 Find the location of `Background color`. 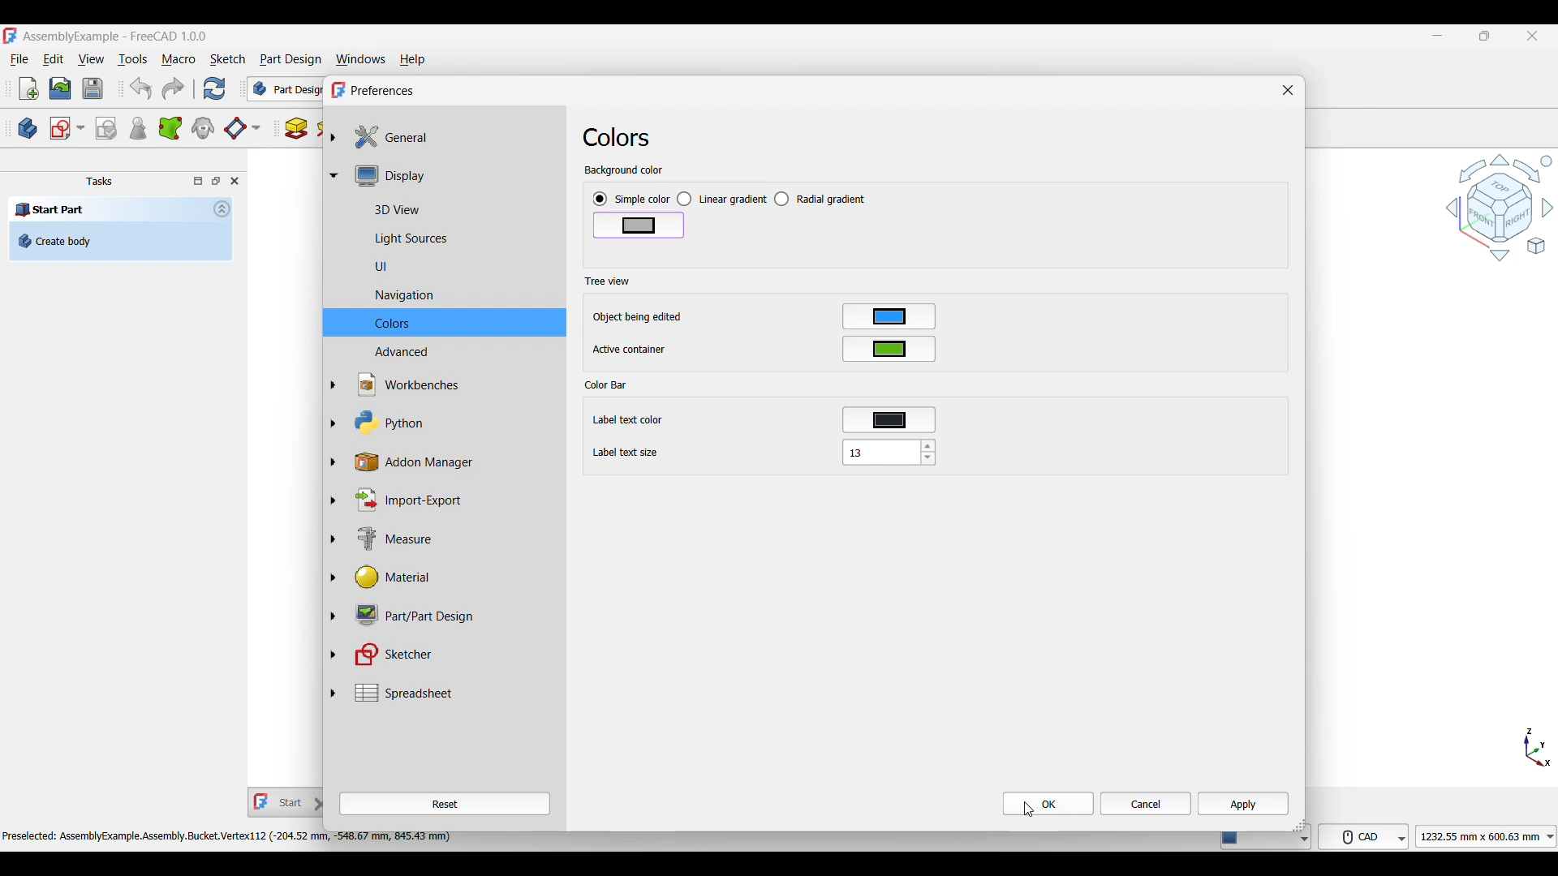

Background color is located at coordinates (624, 171).